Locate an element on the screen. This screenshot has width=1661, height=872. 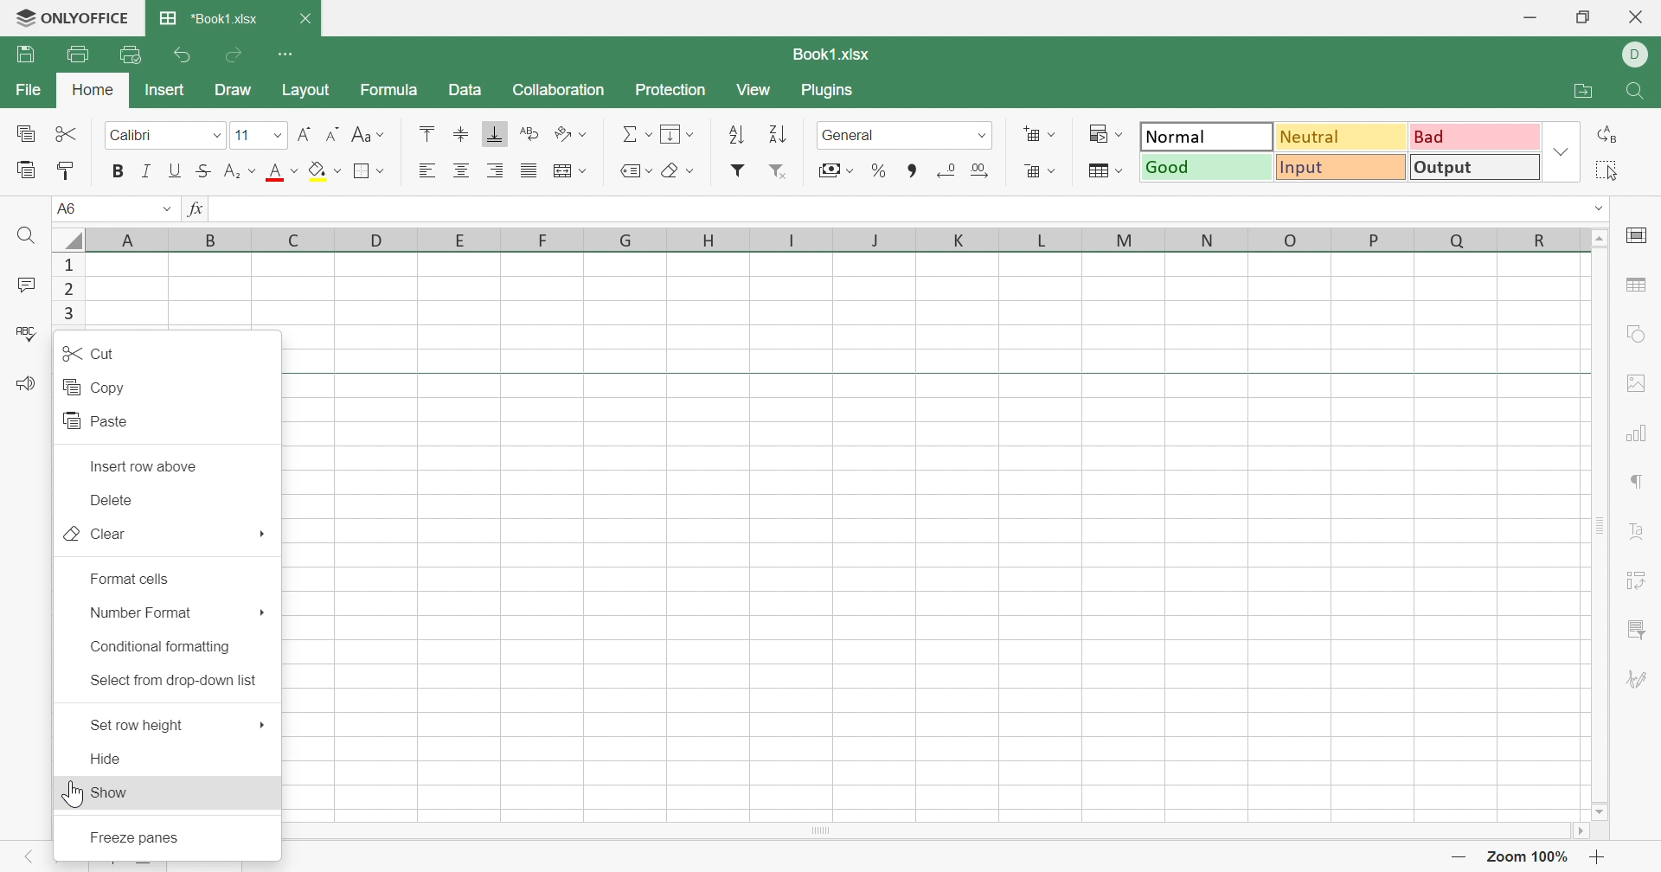
Row Number is located at coordinates (76, 292).